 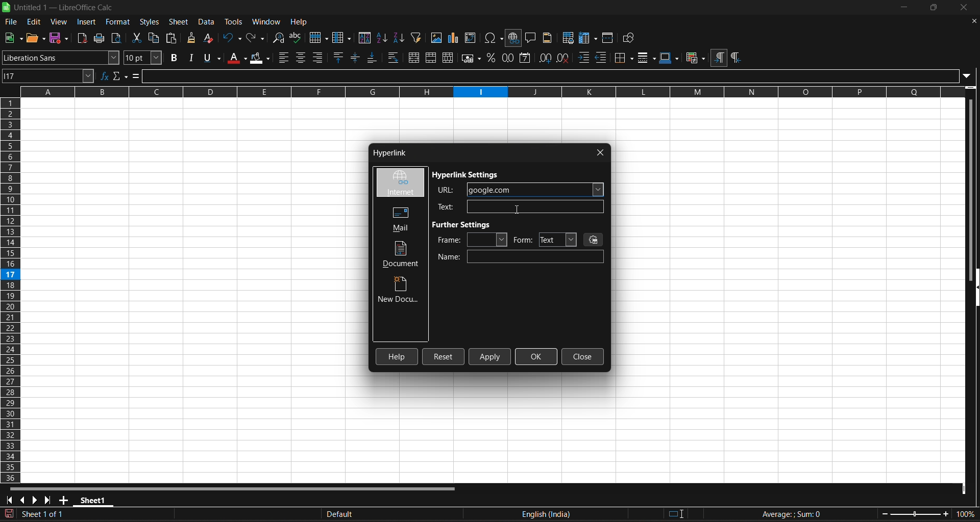 What do you see at coordinates (517, 206) in the screenshot?
I see `text` at bounding box center [517, 206].